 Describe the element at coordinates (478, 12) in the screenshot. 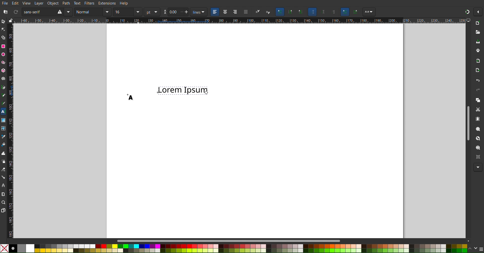

I see `Options` at that location.